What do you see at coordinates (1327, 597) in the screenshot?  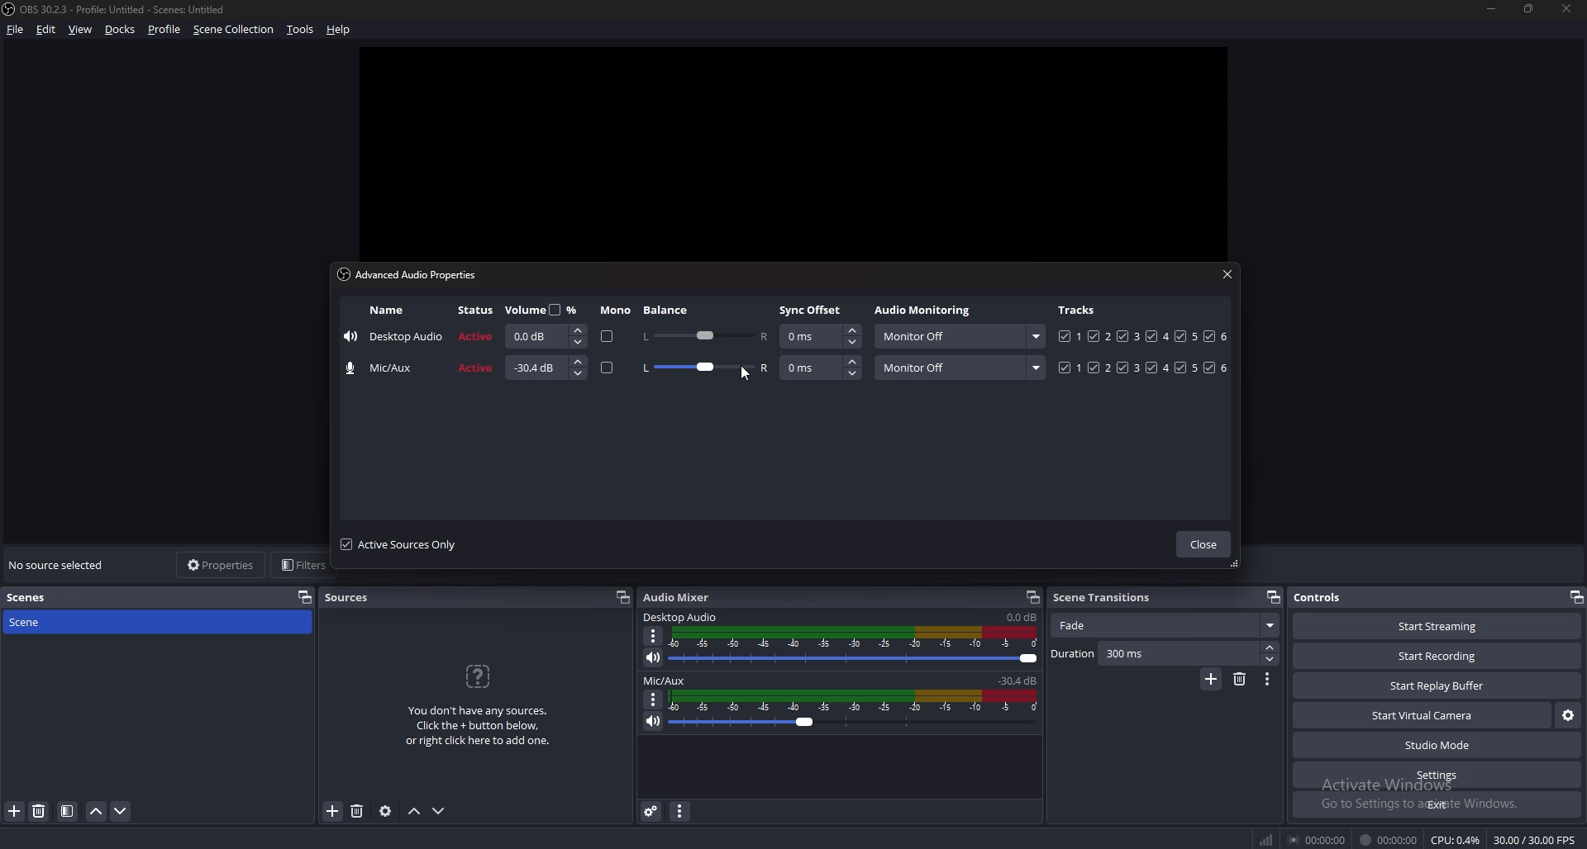 I see `controls` at bounding box center [1327, 597].